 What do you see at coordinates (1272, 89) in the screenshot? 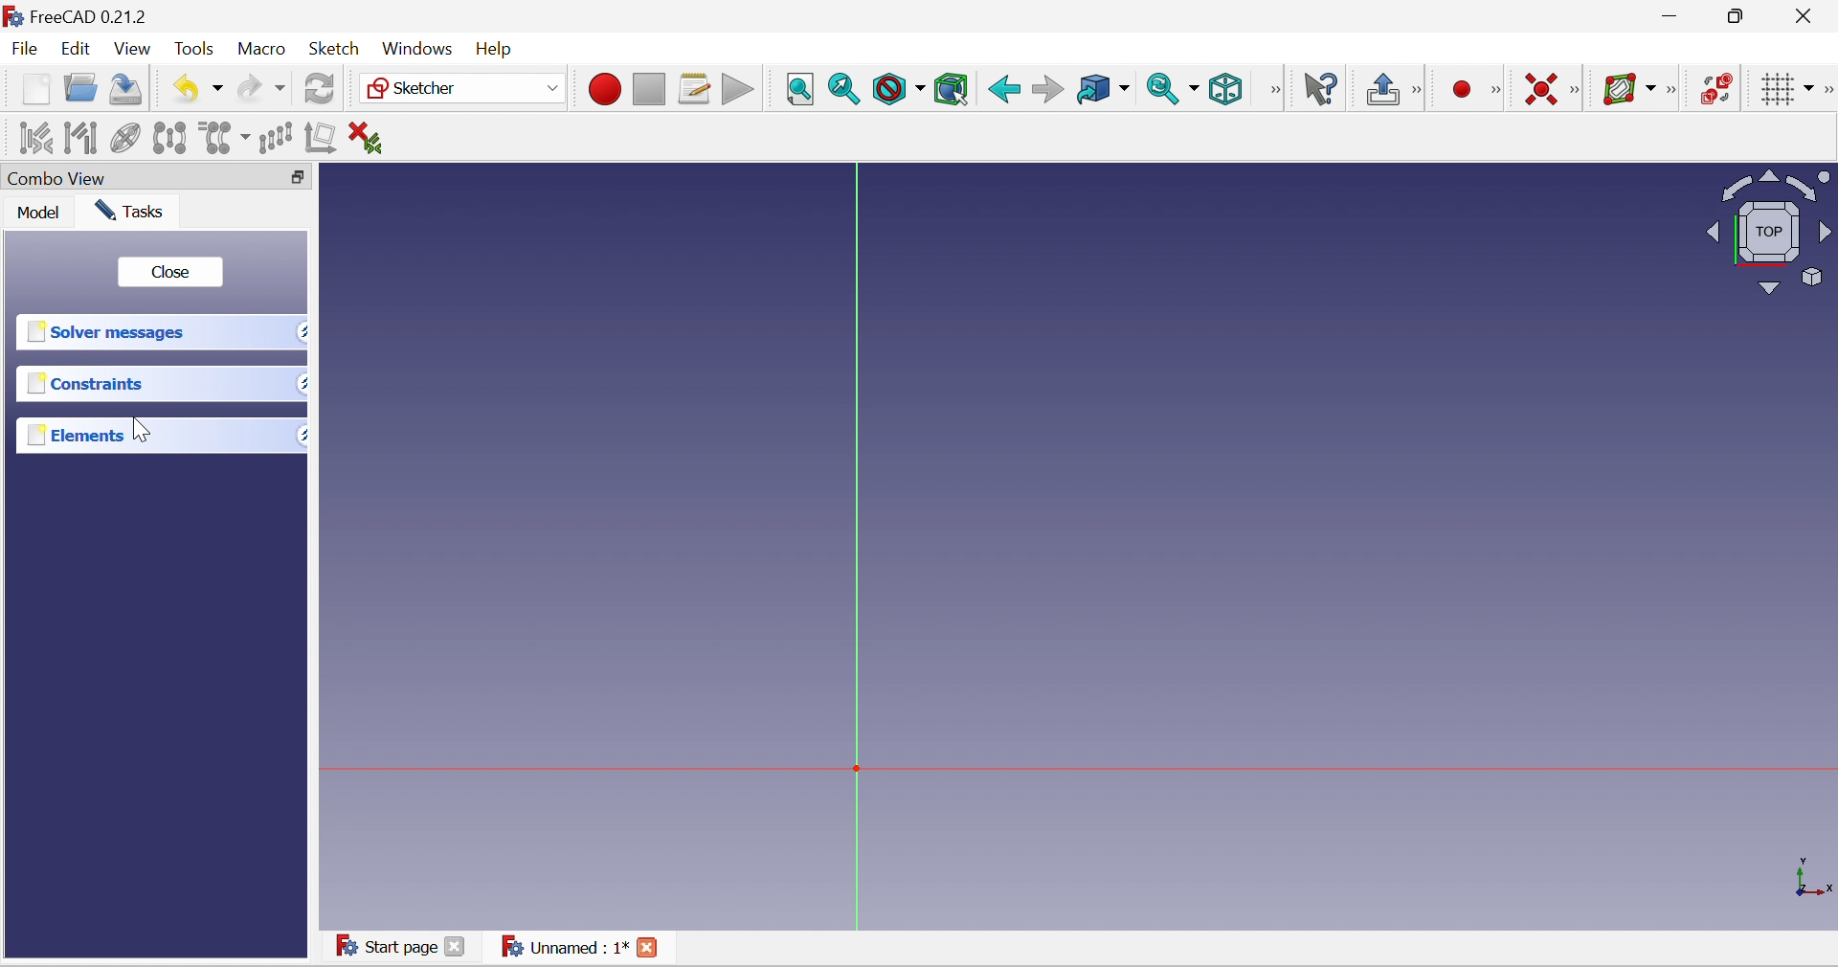
I see `View` at bounding box center [1272, 89].